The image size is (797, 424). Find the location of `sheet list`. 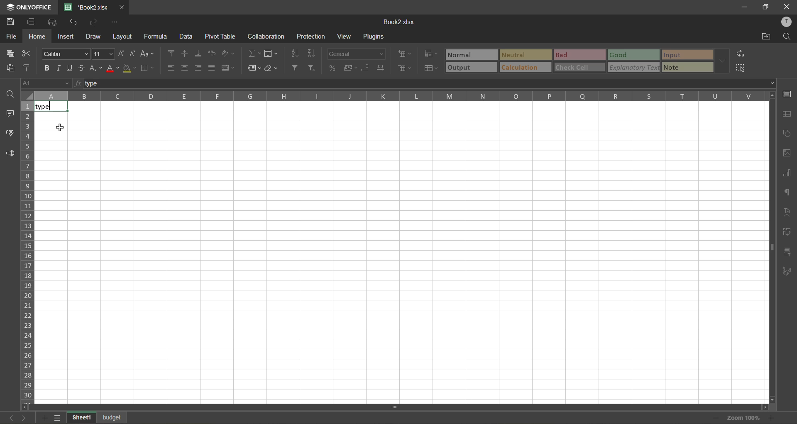

sheet list is located at coordinates (58, 418).